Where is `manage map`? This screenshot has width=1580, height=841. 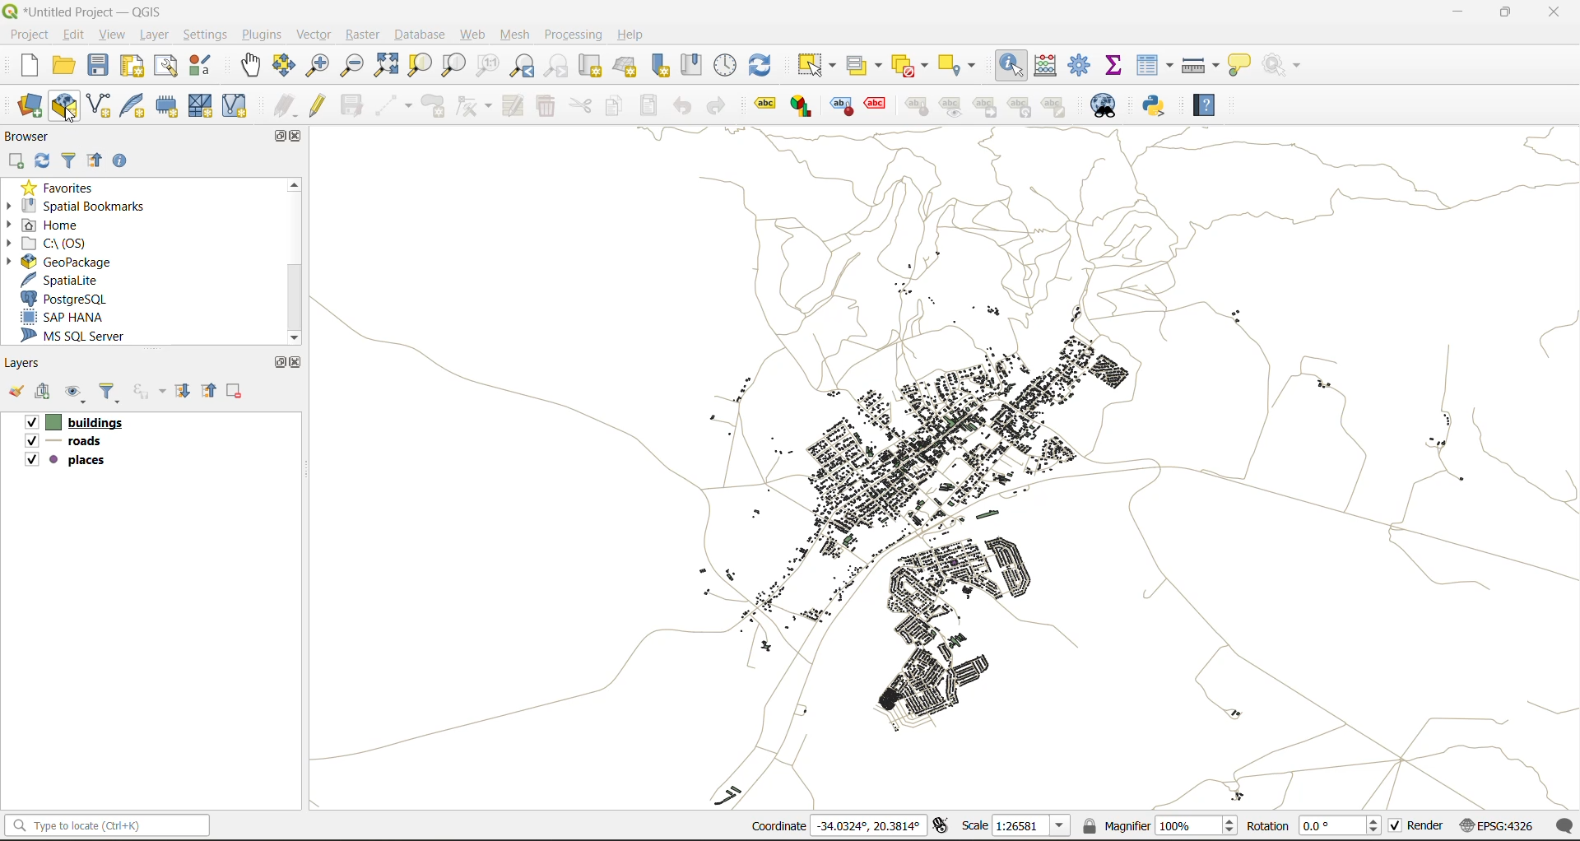
manage map is located at coordinates (77, 395).